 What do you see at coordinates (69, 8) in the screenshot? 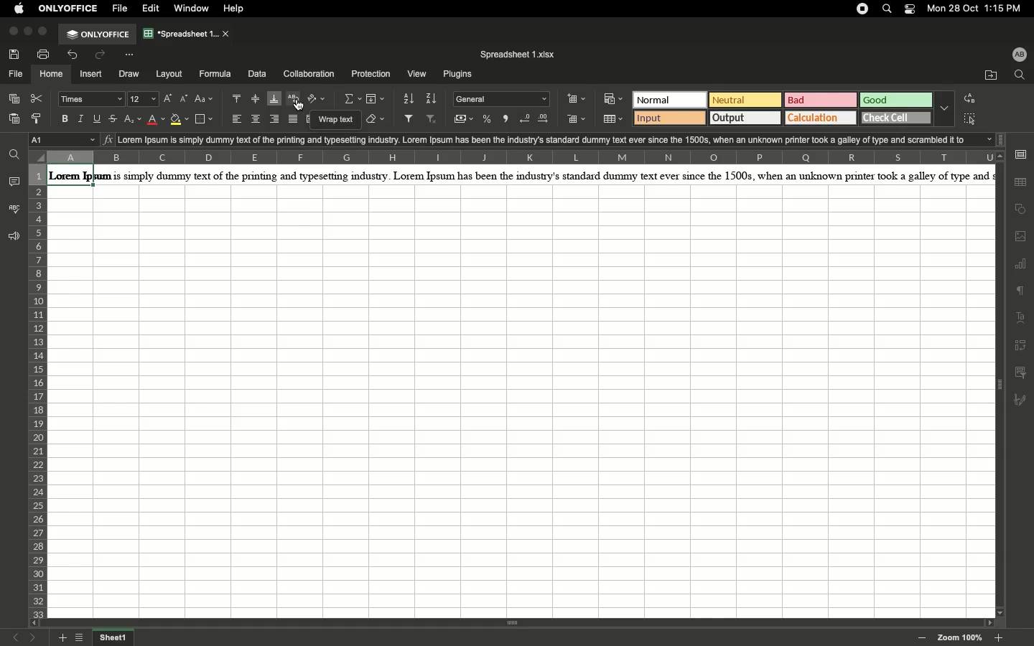
I see `OnlyOffice` at bounding box center [69, 8].